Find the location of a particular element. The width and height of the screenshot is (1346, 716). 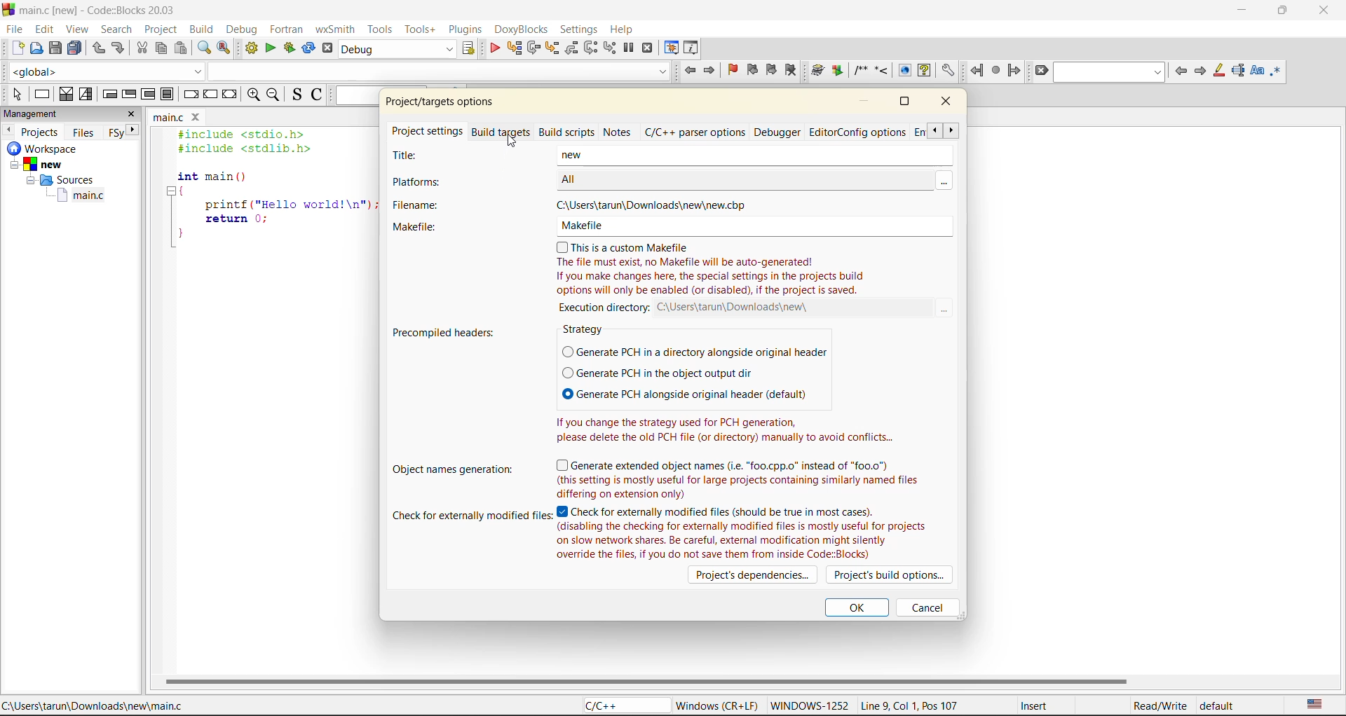

next is located at coordinates (1201, 71).